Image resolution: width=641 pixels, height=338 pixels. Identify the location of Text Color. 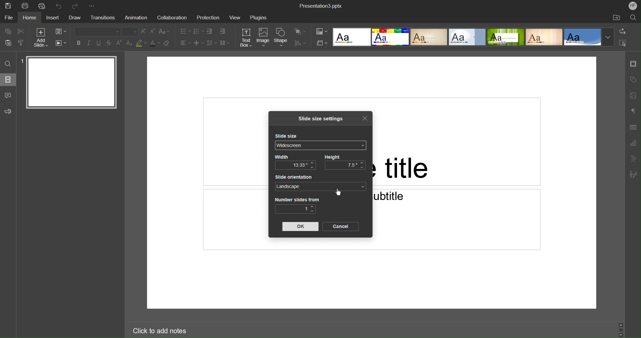
(155, 44).